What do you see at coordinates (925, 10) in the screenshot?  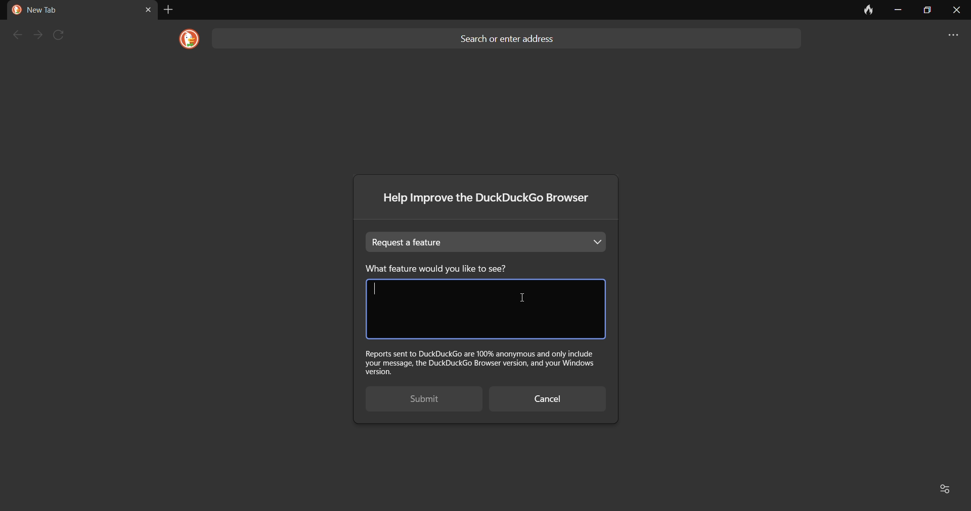 I see `maximize` at bounding box center [925, 10].